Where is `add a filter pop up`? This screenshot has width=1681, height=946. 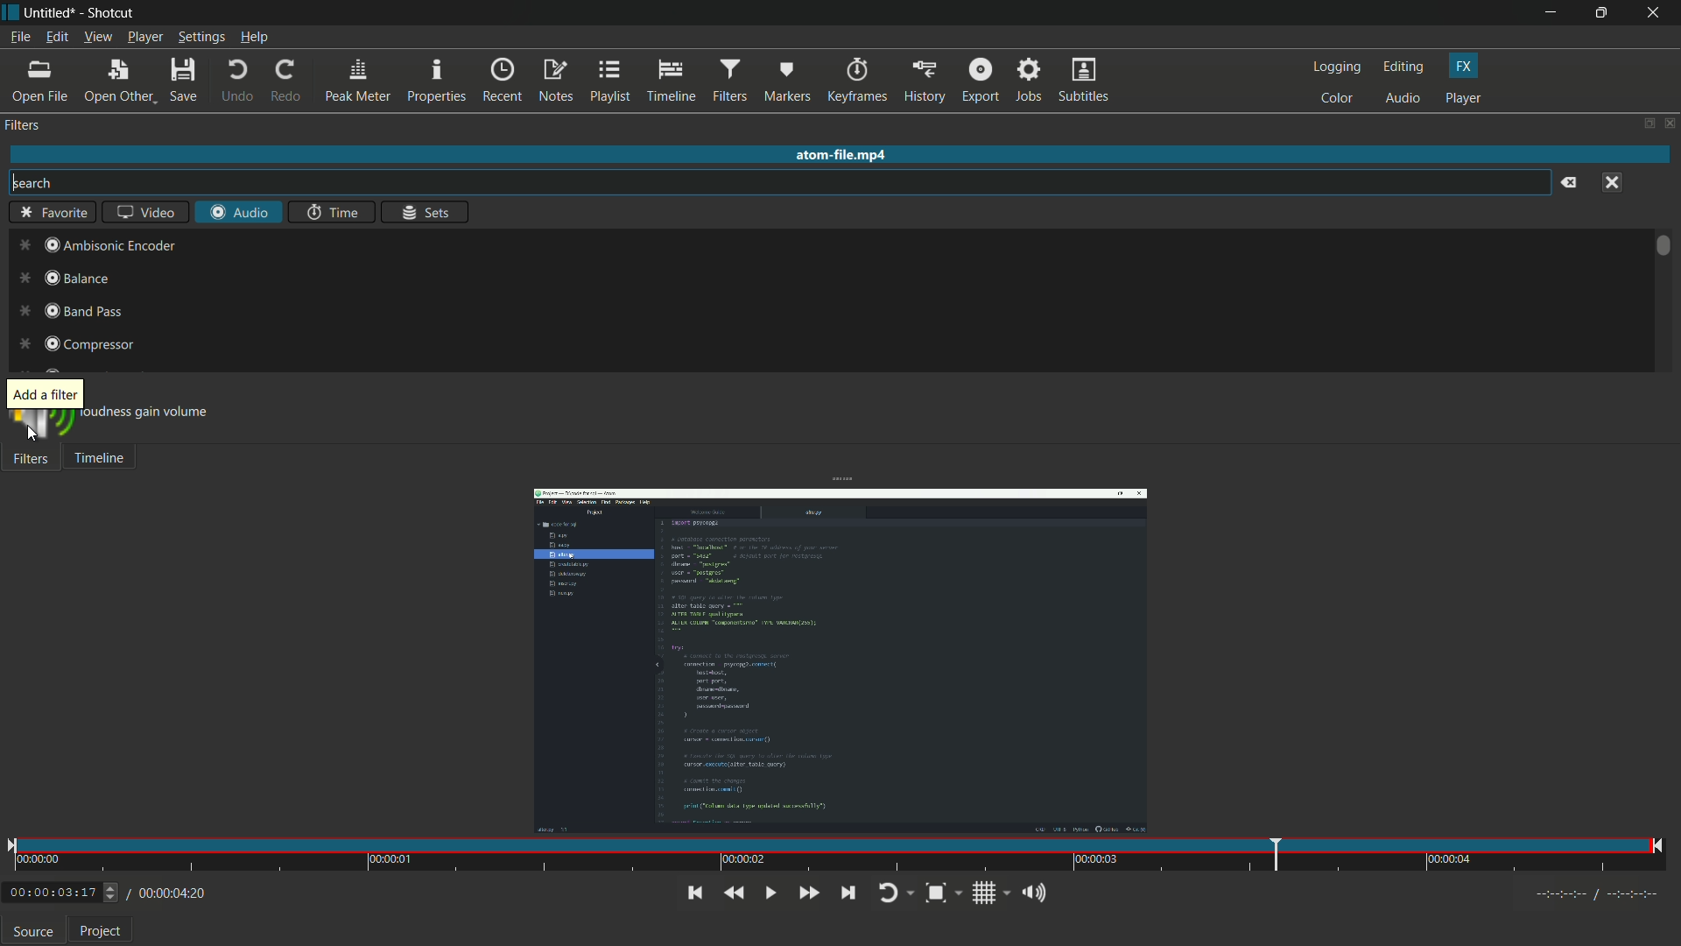 add a filter pop up is located at coordinates (46, 393).